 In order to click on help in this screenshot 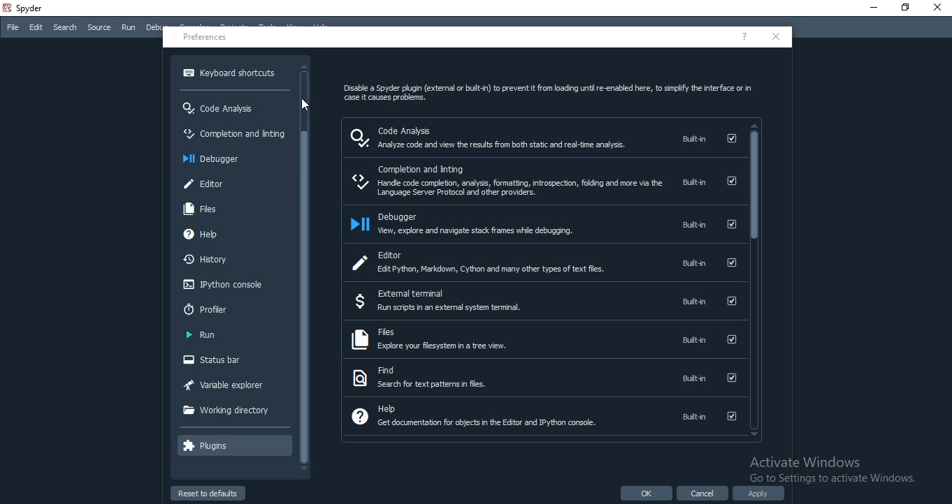, I will do `click(744, 37)`.